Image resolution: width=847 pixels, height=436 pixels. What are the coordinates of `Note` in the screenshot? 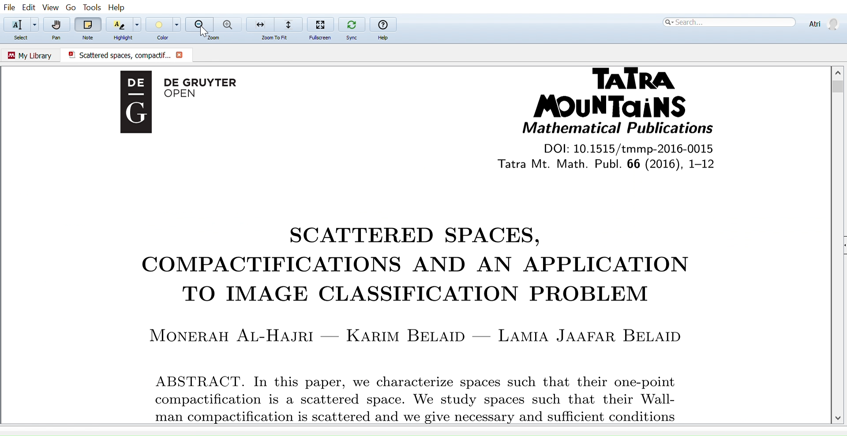 It's located at (90, 37).